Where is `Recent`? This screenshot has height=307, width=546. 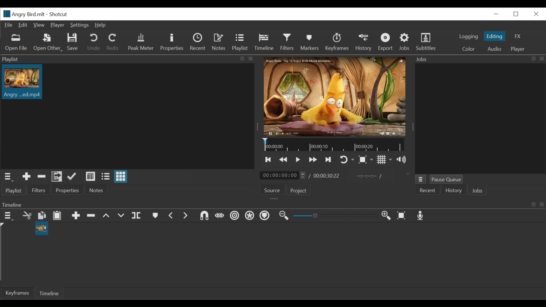 Recent is located at coordinates (198, 42).